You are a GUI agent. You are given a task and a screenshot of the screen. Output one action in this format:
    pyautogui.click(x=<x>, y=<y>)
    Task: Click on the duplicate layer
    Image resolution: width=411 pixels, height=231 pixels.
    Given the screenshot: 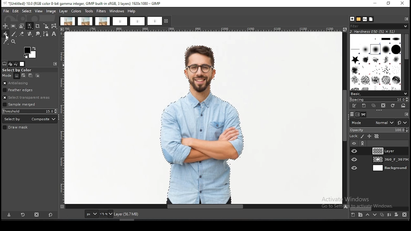 What is the action you would take?
    pyautogui.click(x=381, y=214)
    